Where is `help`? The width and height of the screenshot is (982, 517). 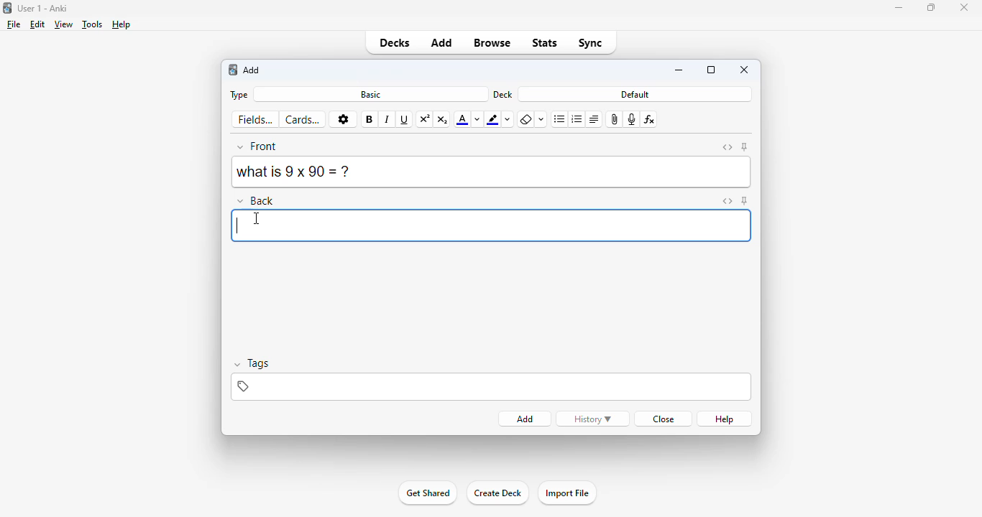
help is located at coordinates (121, 24).